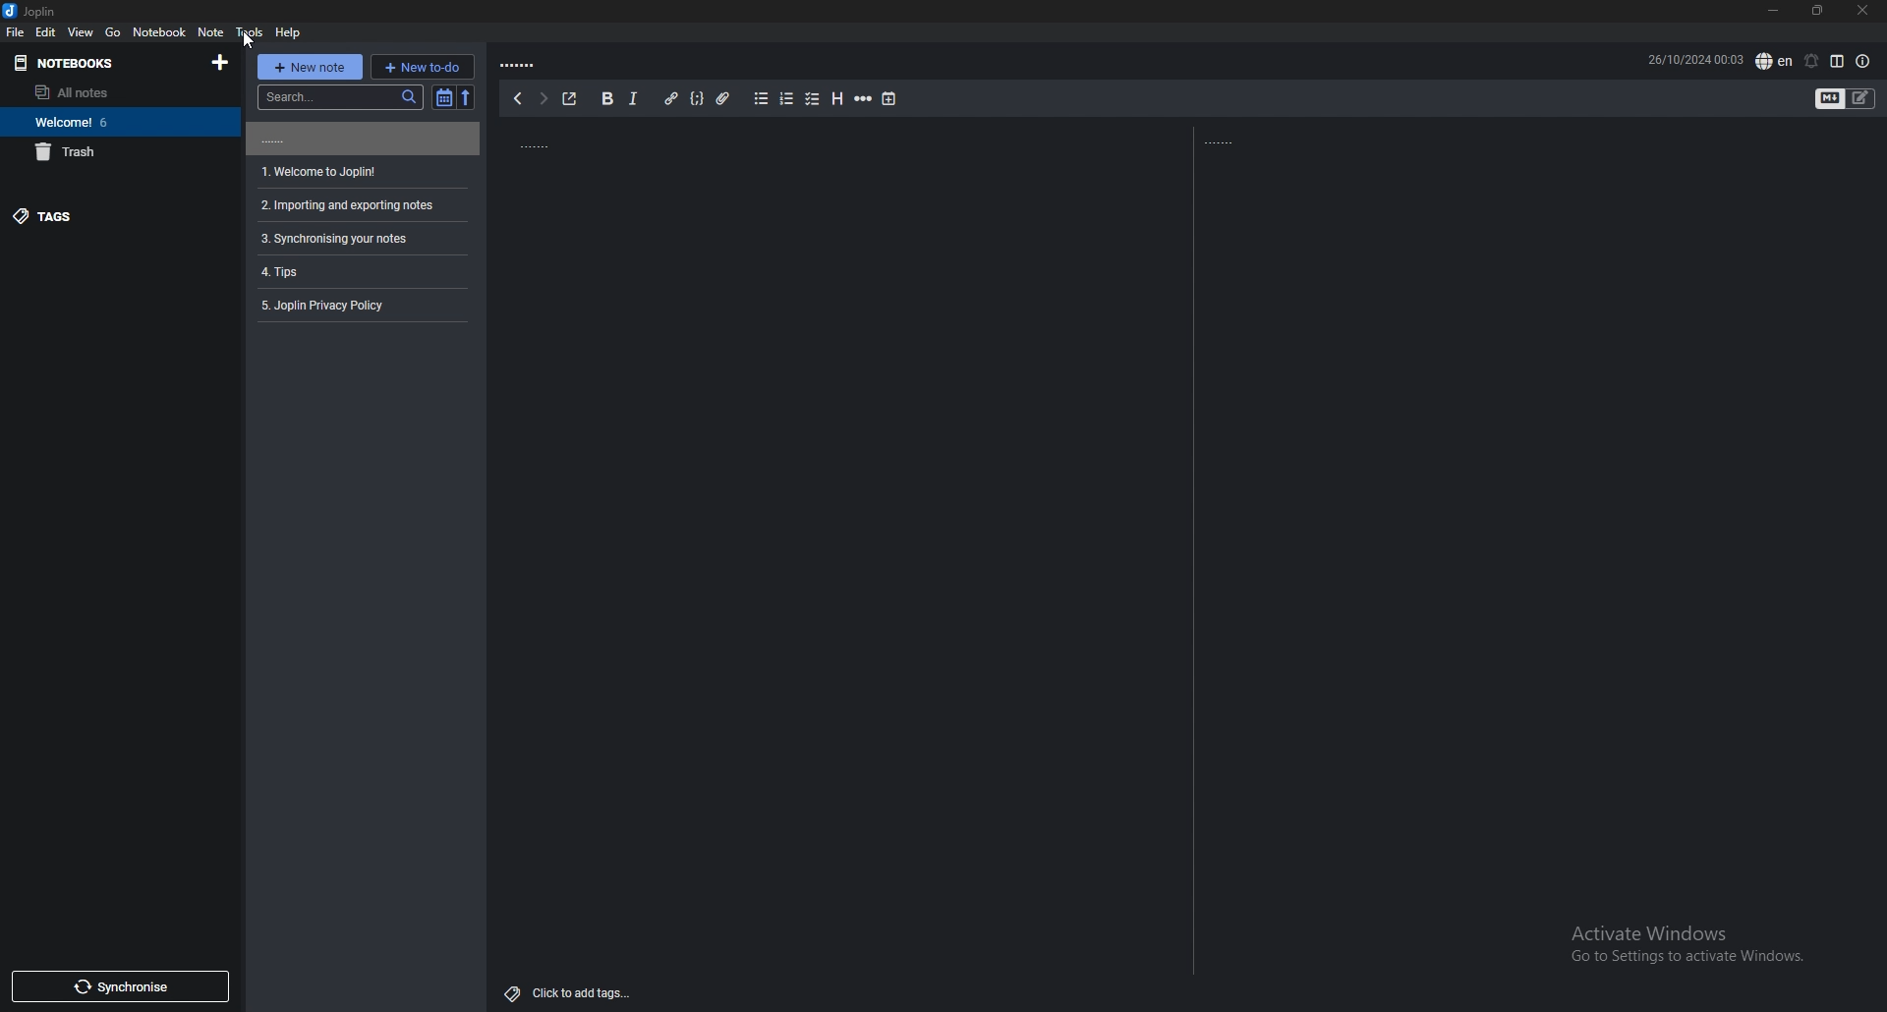 This screenshot has width=1887, height=1012. Describe the element at coordinates (108, 91) in the screenshot. I see `all notes` at that location.